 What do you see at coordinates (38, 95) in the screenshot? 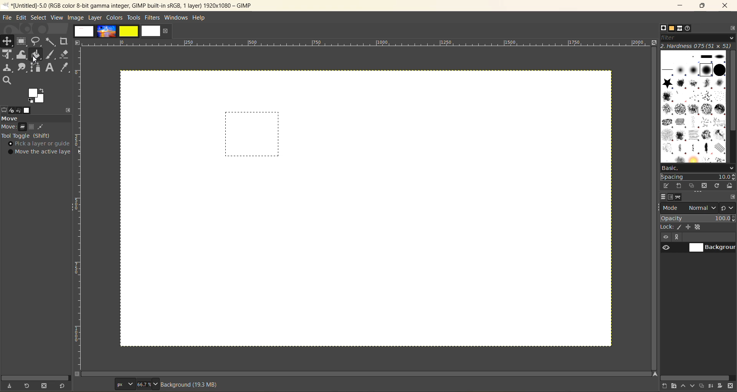
I see `active foreground/background color` at bounding box center [38, 95].